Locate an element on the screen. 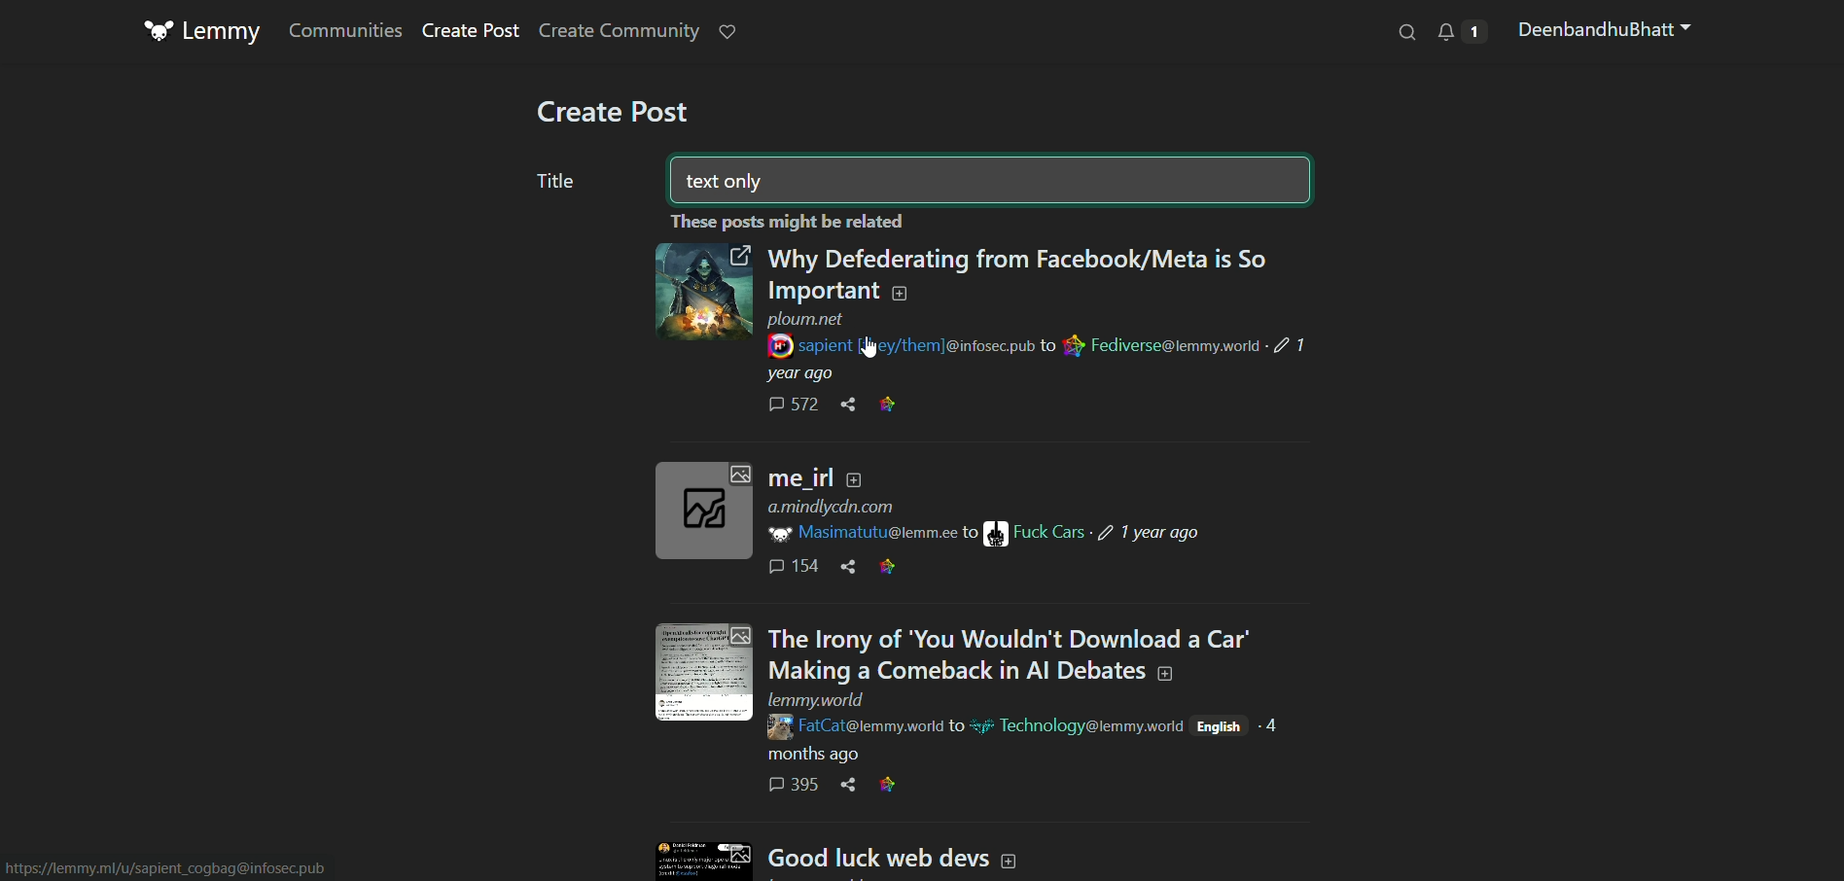 This screenshot has height=881, width=1844. profile is located at coordinates (1606, 32).